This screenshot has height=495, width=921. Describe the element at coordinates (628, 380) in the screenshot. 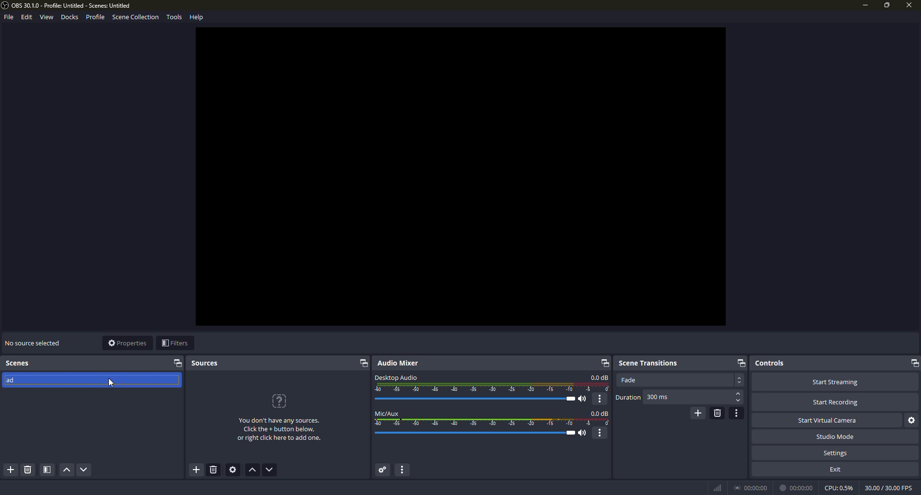

I see `fade` at that location.